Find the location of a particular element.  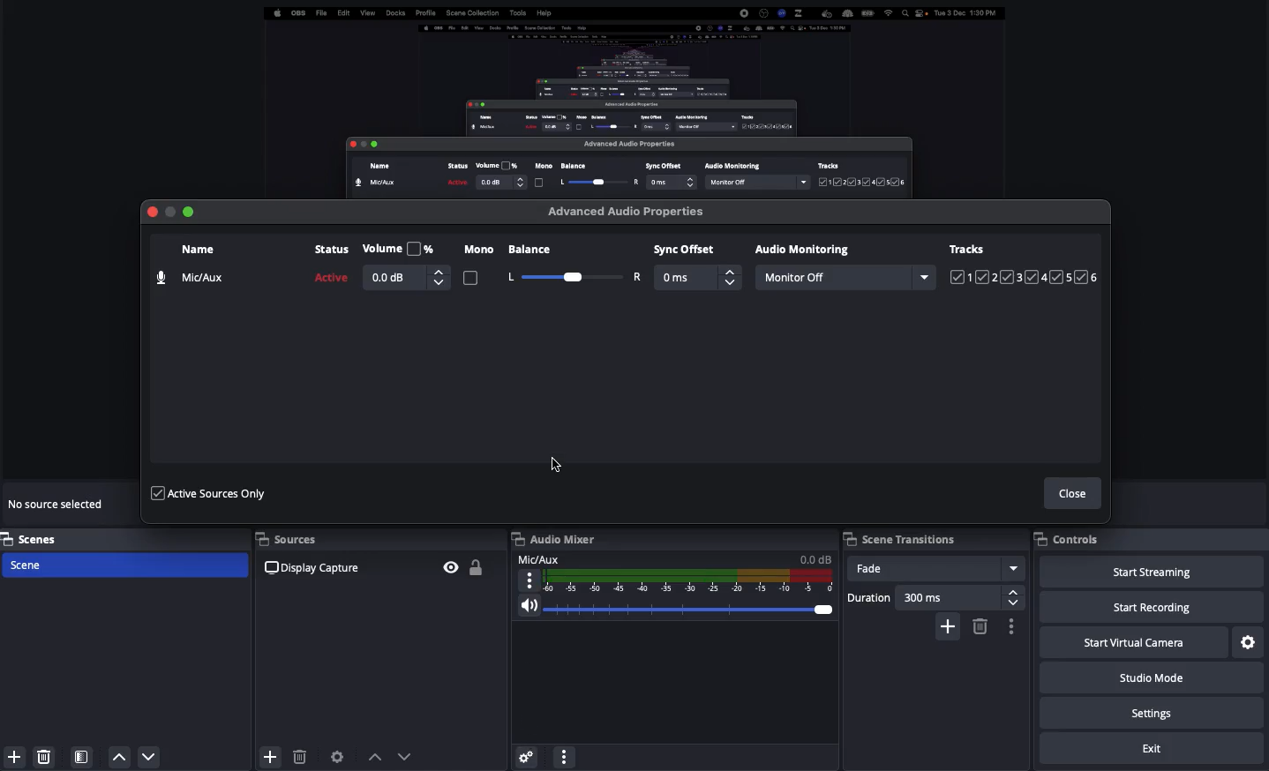

settings is located at coordinates (520, 760).